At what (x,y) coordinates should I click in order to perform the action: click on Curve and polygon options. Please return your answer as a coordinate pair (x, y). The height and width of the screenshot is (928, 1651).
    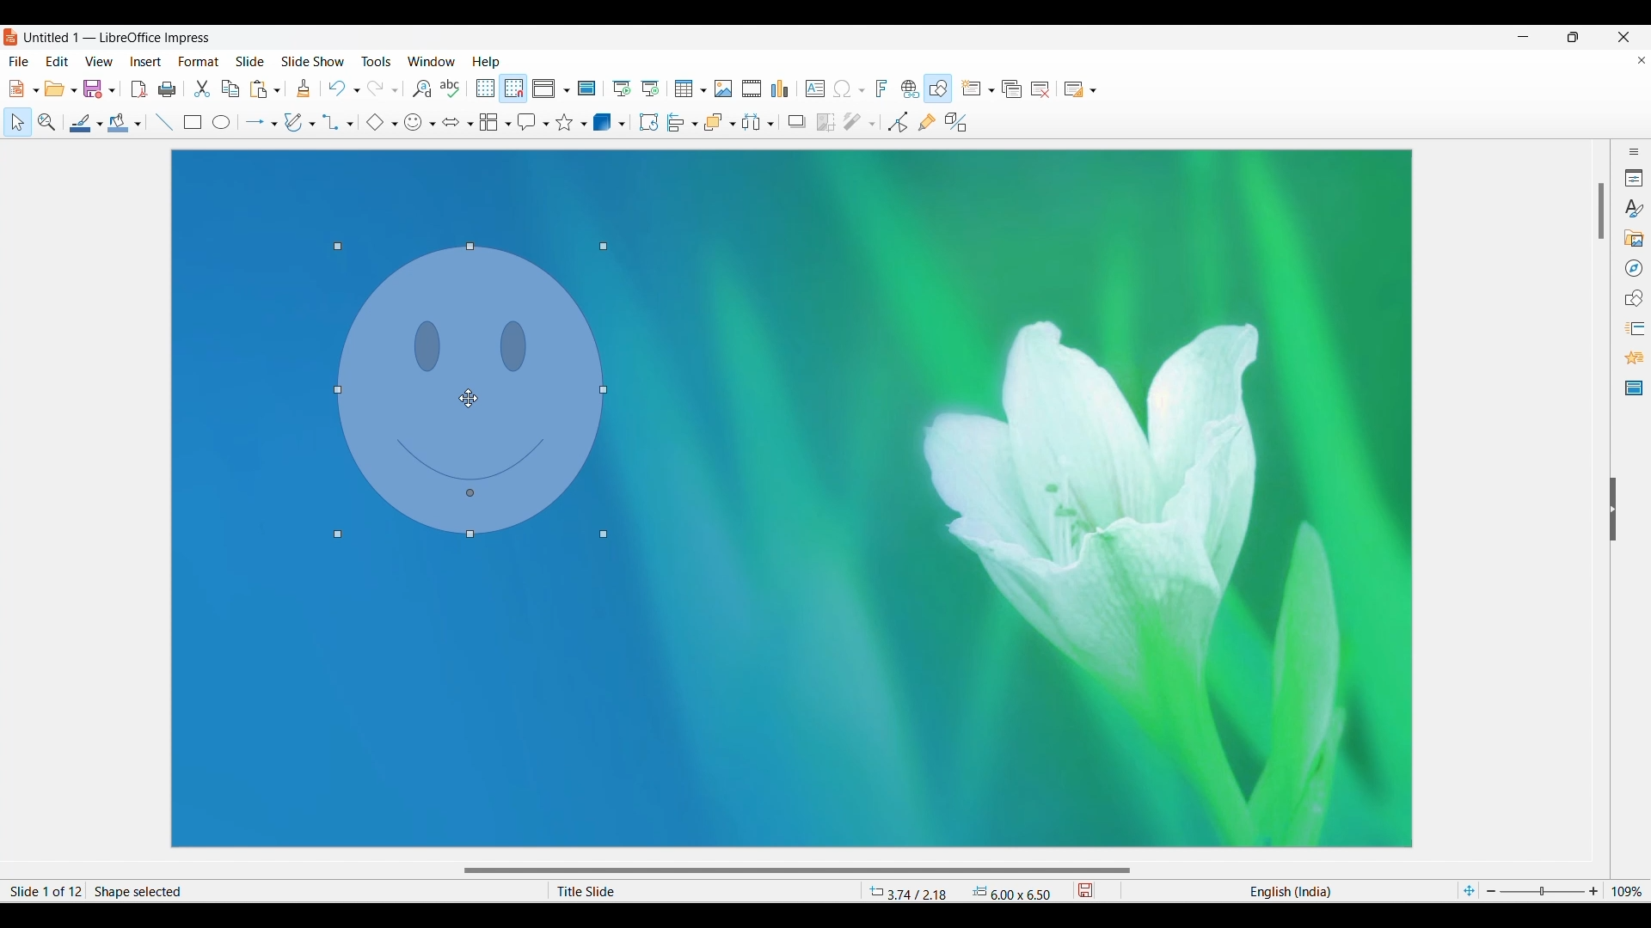
    Looking at the image, I should click on (312, 124).